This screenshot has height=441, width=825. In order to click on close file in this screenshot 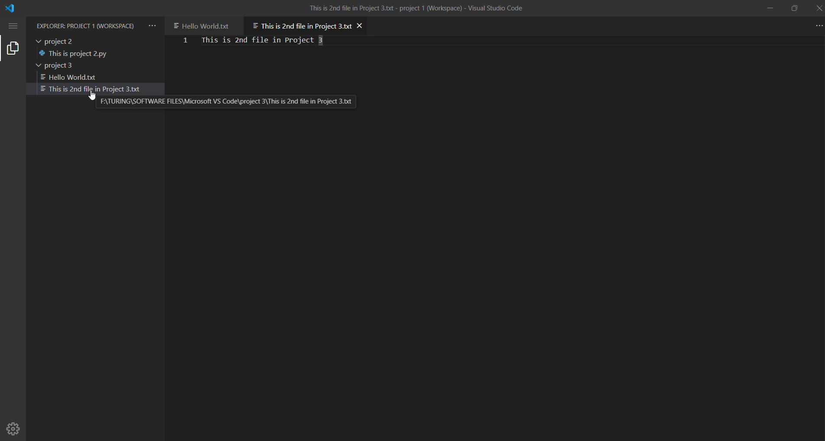, I will do `click(361, 25)`.